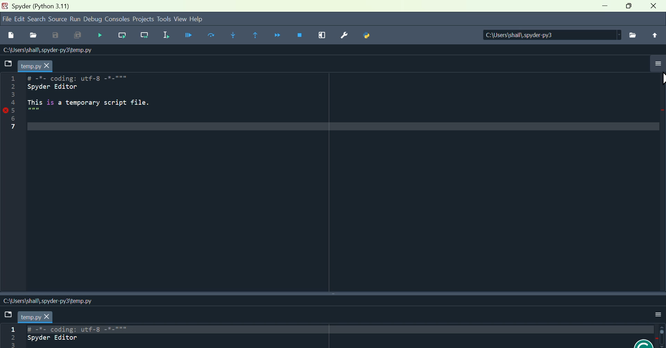  What do you see at coordinates (38, 317) in the screenshot?
I see `filename` at bounding box center [38, 317].